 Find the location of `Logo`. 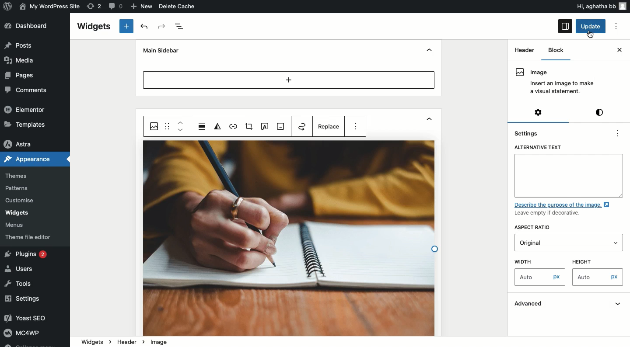

Logo is located at coordinates (8, 6).